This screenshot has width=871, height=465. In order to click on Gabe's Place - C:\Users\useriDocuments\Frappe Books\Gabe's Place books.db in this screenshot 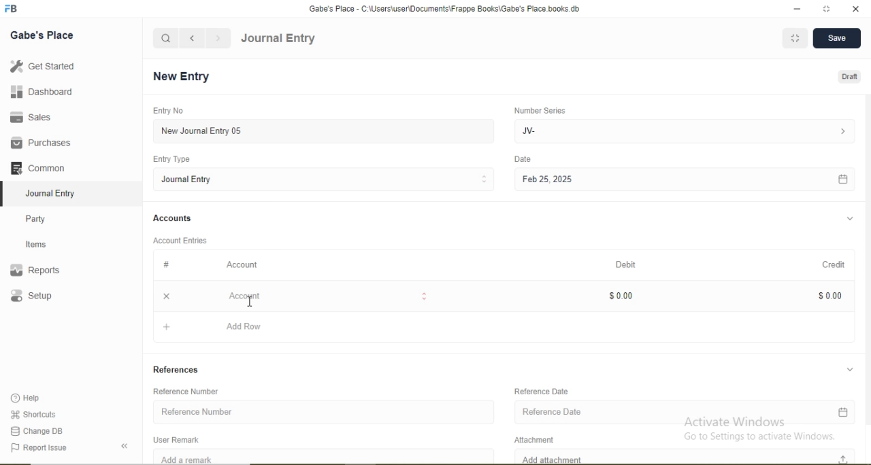, I will do `click(446, 8)`.